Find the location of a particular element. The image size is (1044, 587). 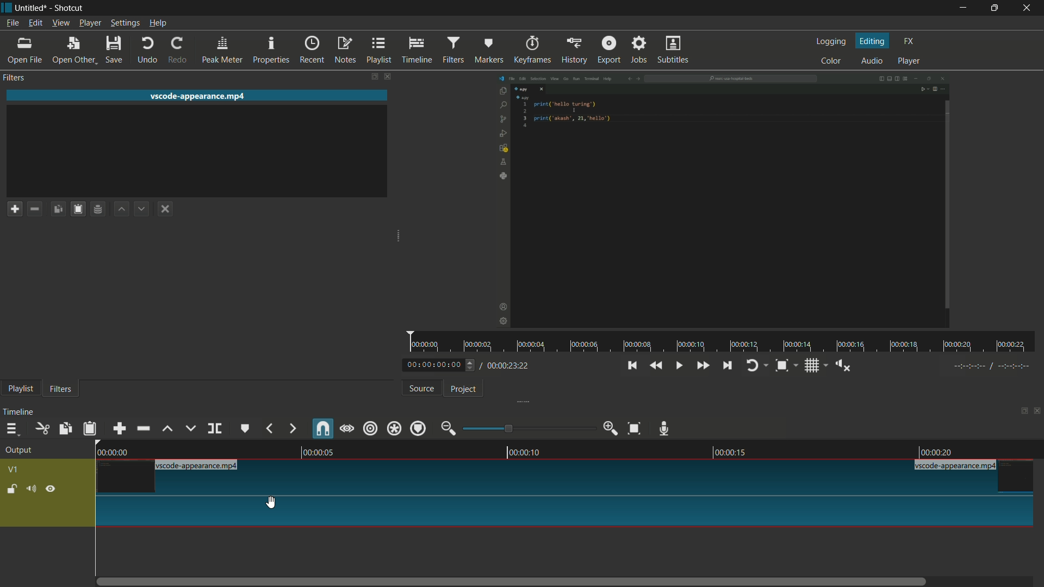

change layout is located at coordinates (1021, 410).